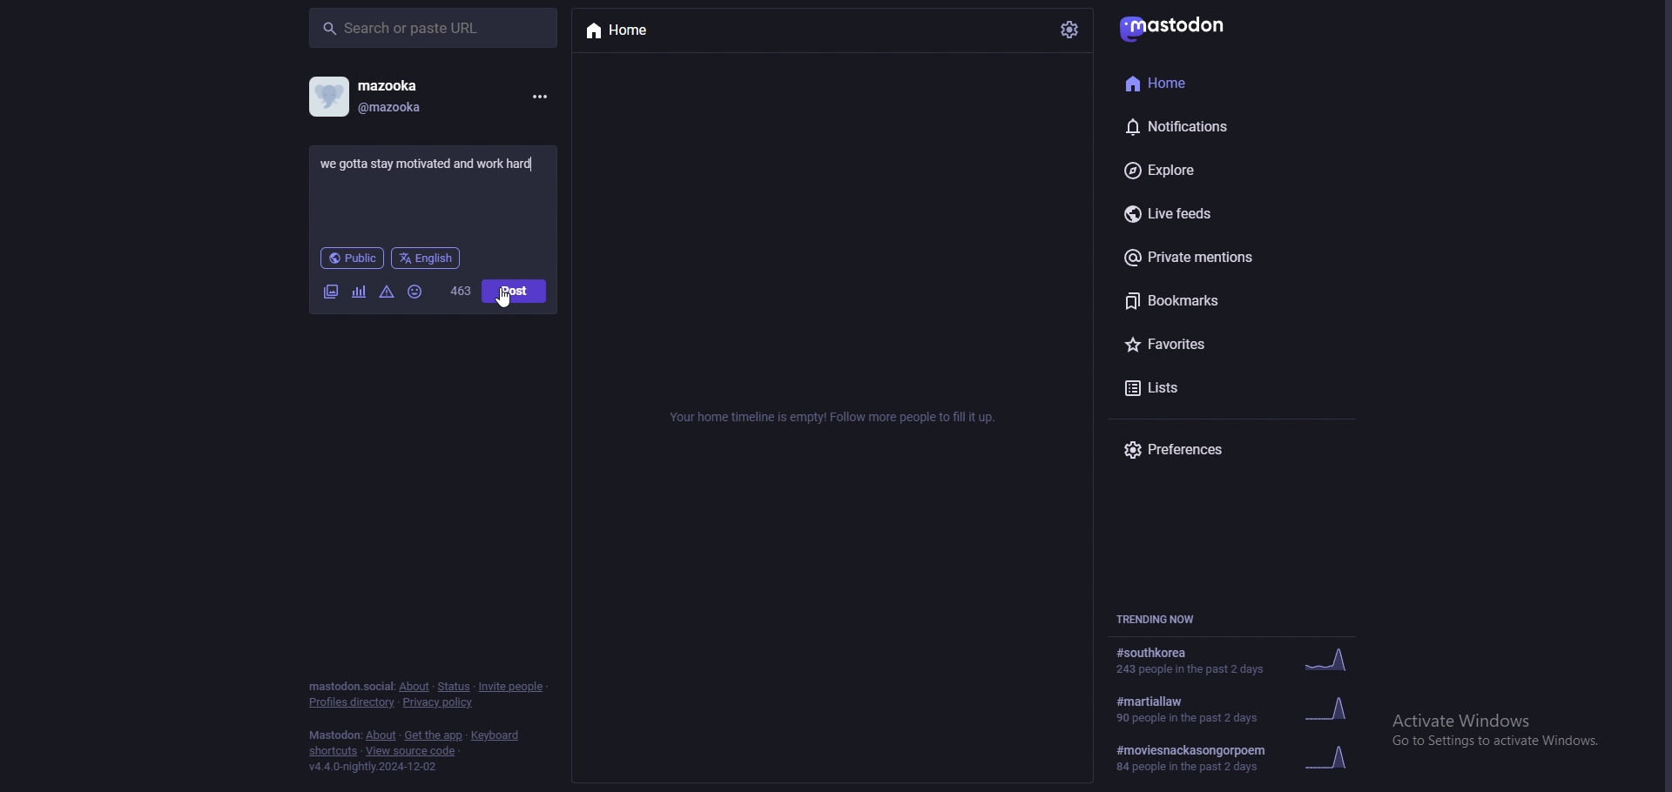 The height and width of the screenshot is (792, 1672). What do you see at coordinates (353, 702) in the screenshot?
I see `profiles directory` at bounding box center [353, 702].